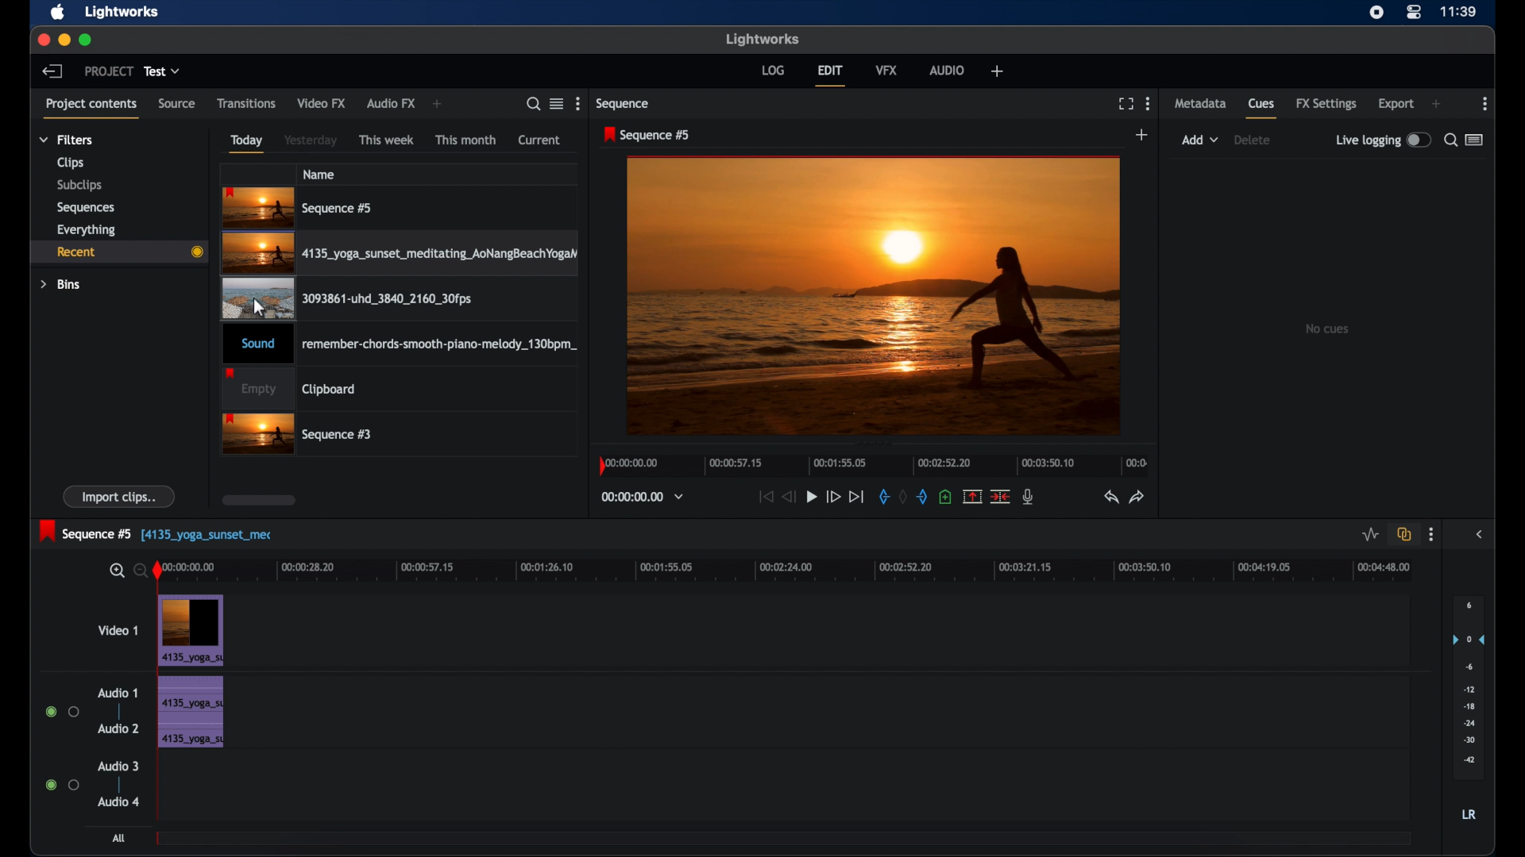  What do you see at coordinates (86, 40) in the screenshot?
I see `maximize` at bounding box center [86, 40].